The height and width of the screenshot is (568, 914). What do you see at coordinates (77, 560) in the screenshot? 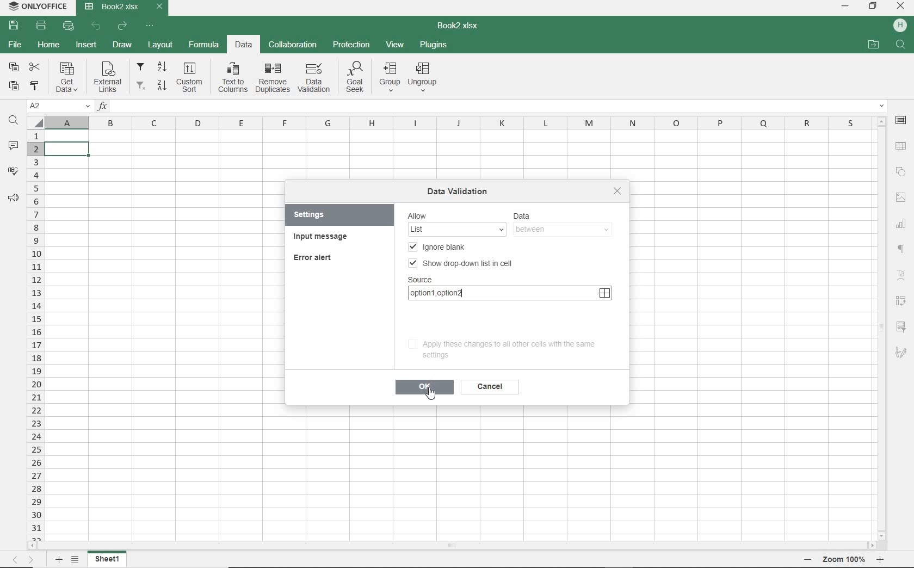
I see `LIST OF SHEETS` at bounding box center [77, 560].